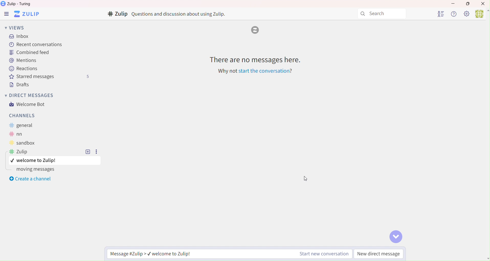 Image resolution: width=490 pixels, height=261 pixels. What do you see at coordinates (478, 15) in the screenshot?
I see `user` at bounding box center [478, 15].